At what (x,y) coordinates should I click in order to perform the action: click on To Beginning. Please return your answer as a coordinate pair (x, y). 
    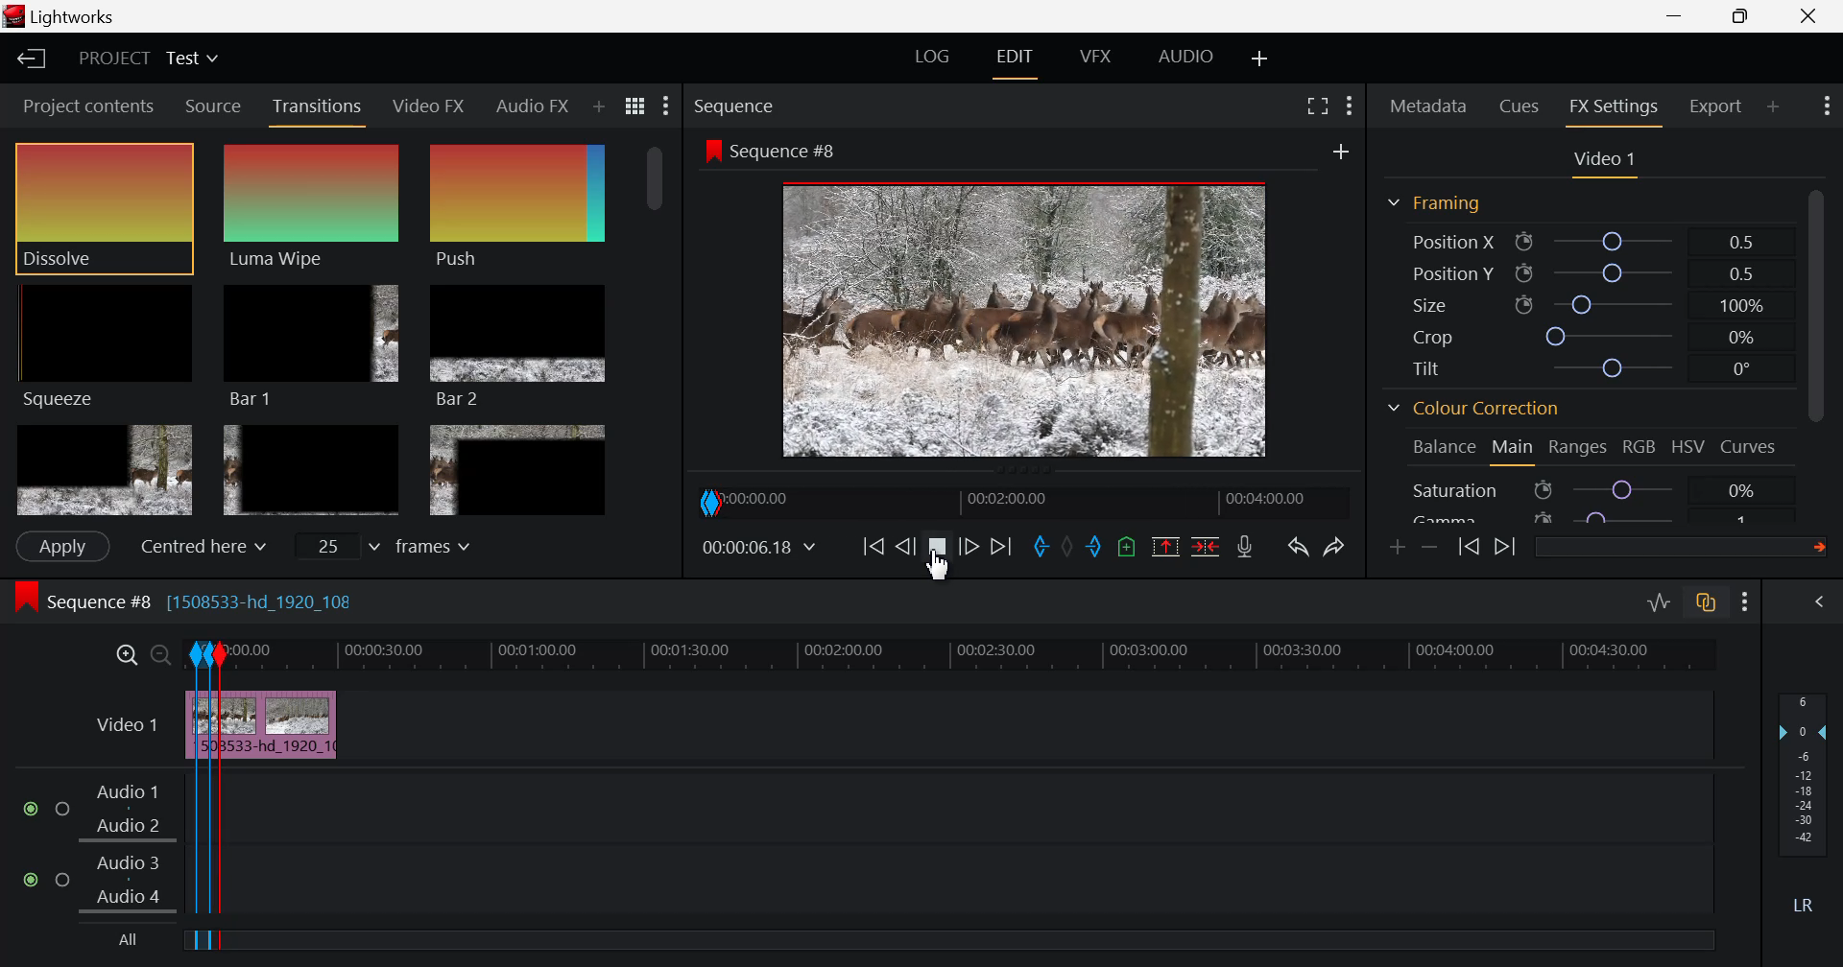
    Looking at the image, I should click on (871, 548).